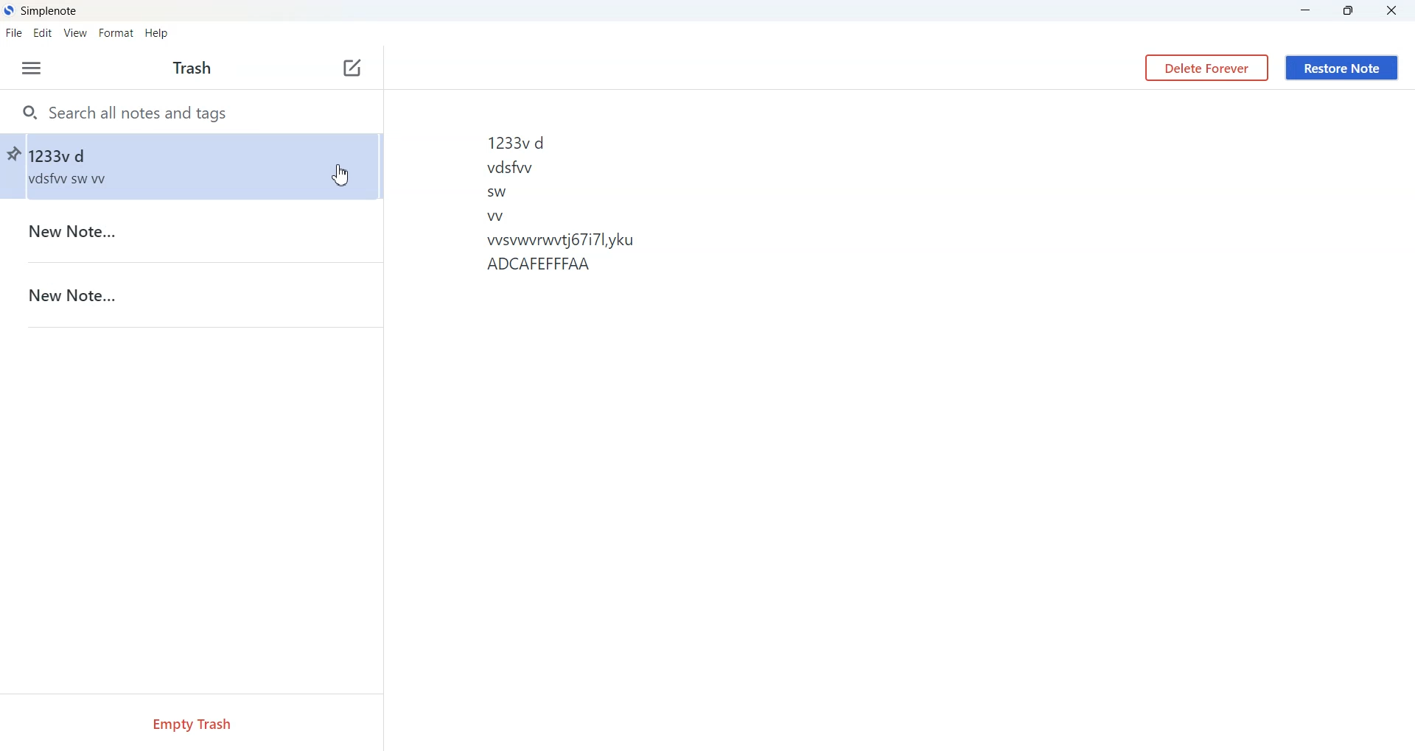 The width and height of the screenshot is (1415, 751). I want to click on Options, so click(31, 68).